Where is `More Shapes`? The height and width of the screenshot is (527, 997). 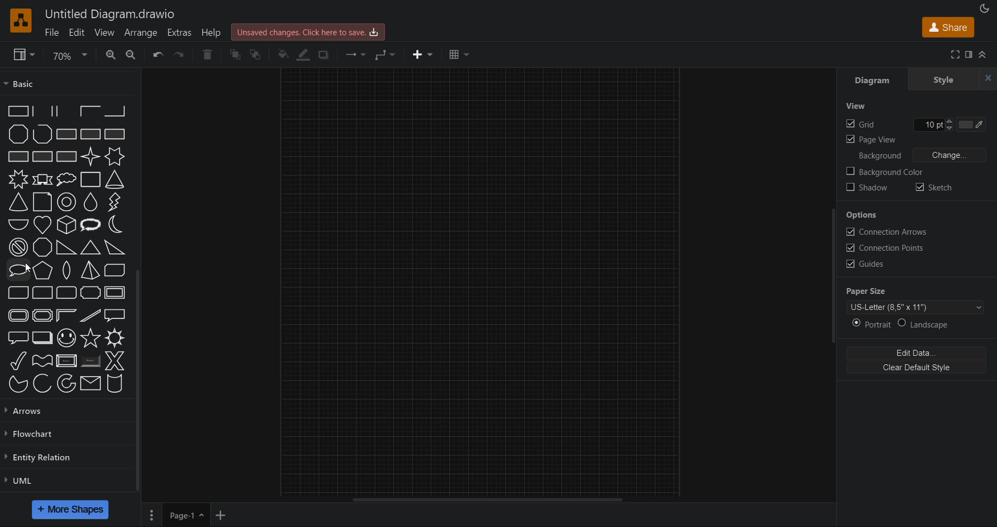 More Shapes is located at coordinates (73, 510).